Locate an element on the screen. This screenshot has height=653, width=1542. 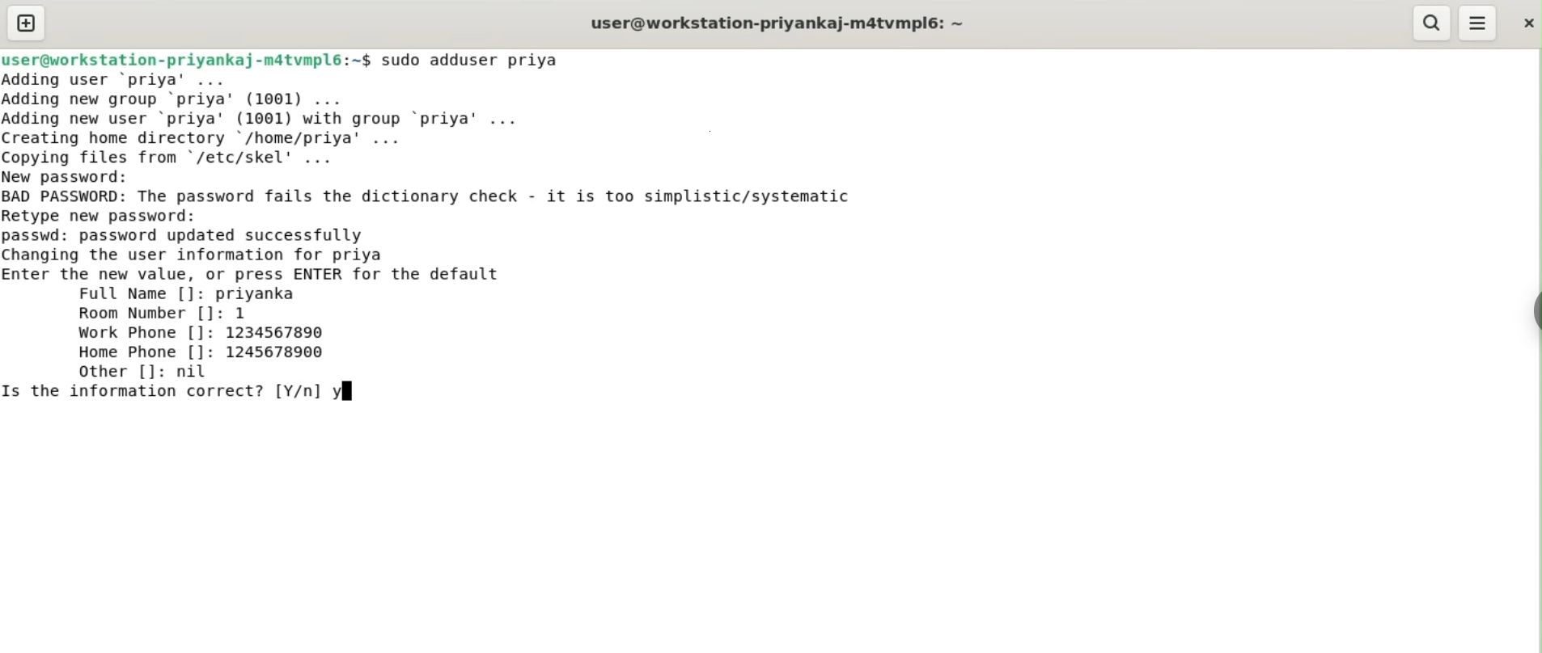
passwd: password updated successfully    changing the user information for priya  enter the new value, or press ENTER for default value is located at coordinates (290, 252).